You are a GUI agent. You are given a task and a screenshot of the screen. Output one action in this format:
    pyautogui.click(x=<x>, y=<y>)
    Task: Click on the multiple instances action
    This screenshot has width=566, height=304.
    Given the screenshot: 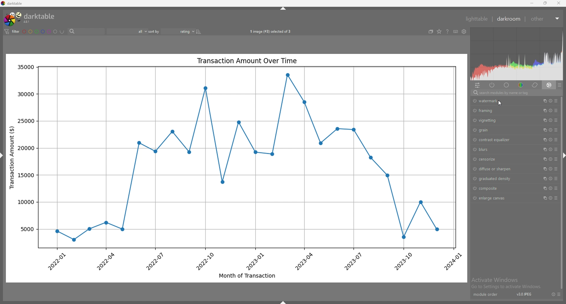 What is the action you would take?
    pyautogui.click(x=545, y=188)
    